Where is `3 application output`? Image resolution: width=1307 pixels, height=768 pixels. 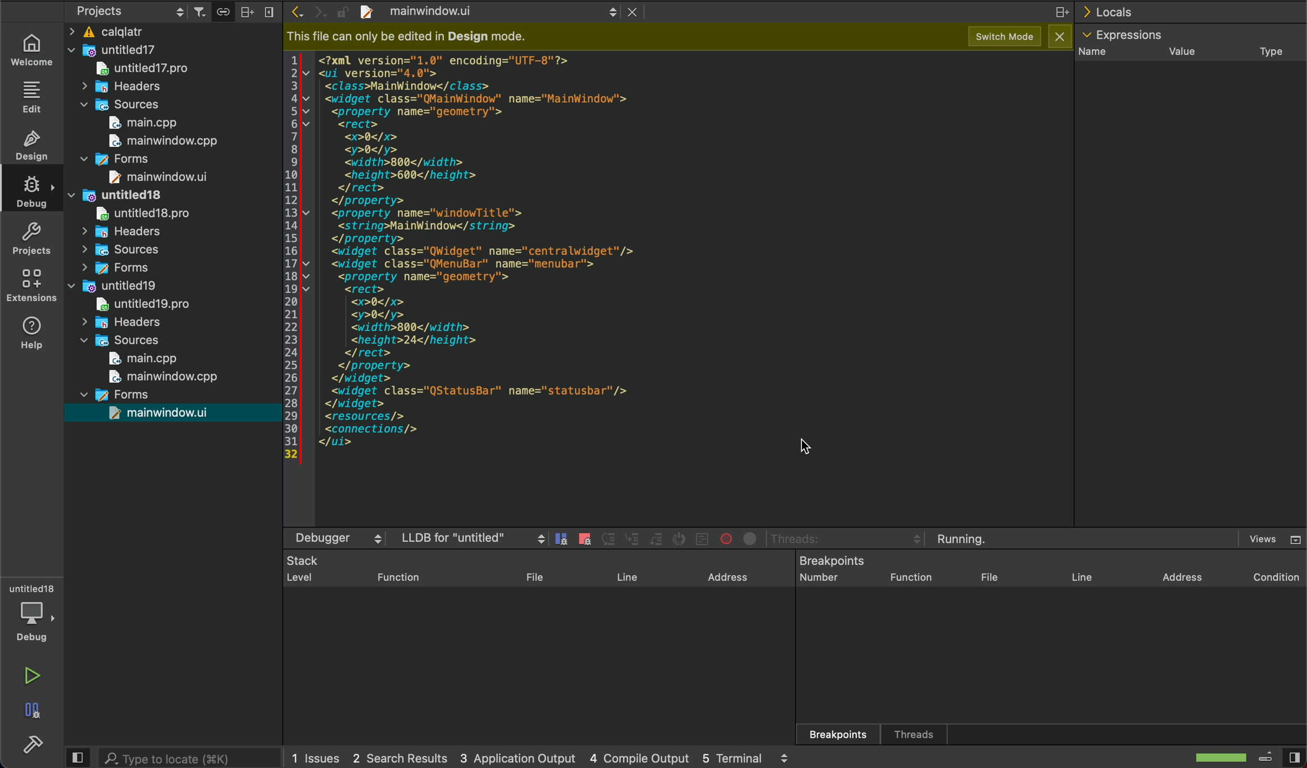 3 application output is located at coordinates (520, 755).